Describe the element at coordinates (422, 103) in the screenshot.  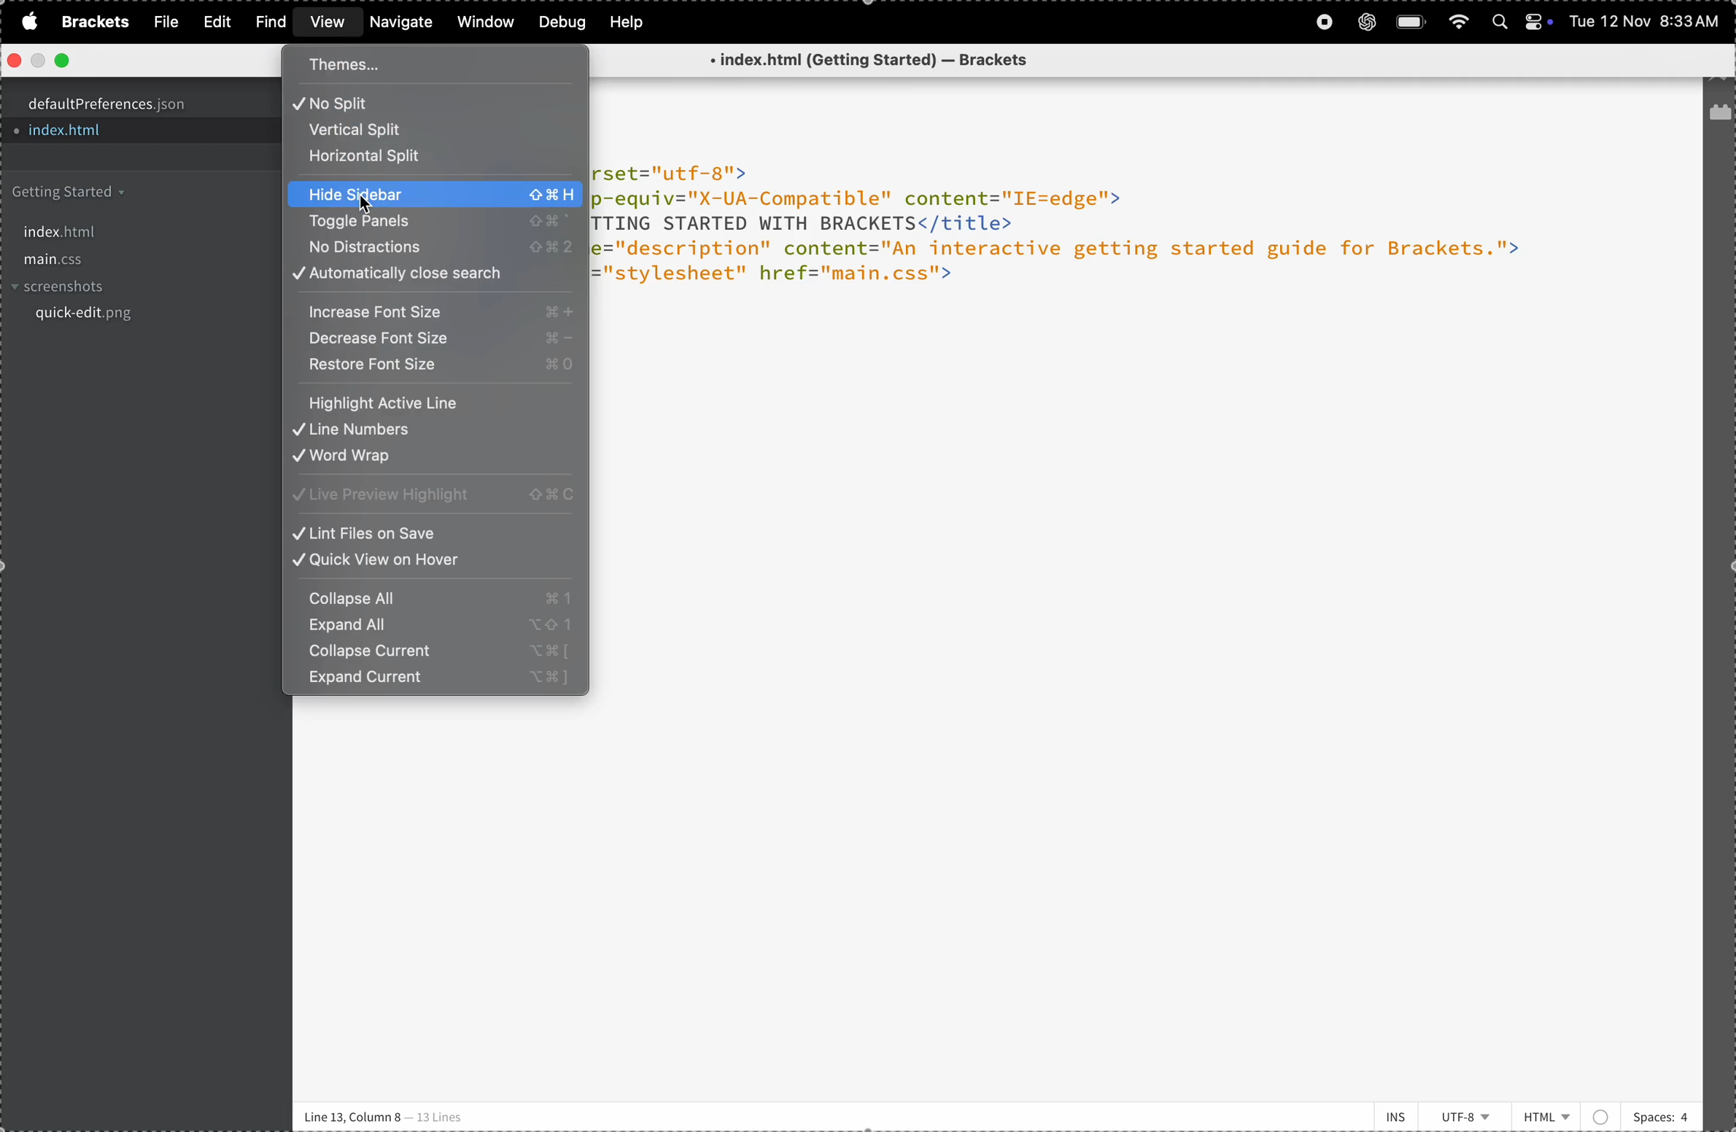
I see `no split` at that location.